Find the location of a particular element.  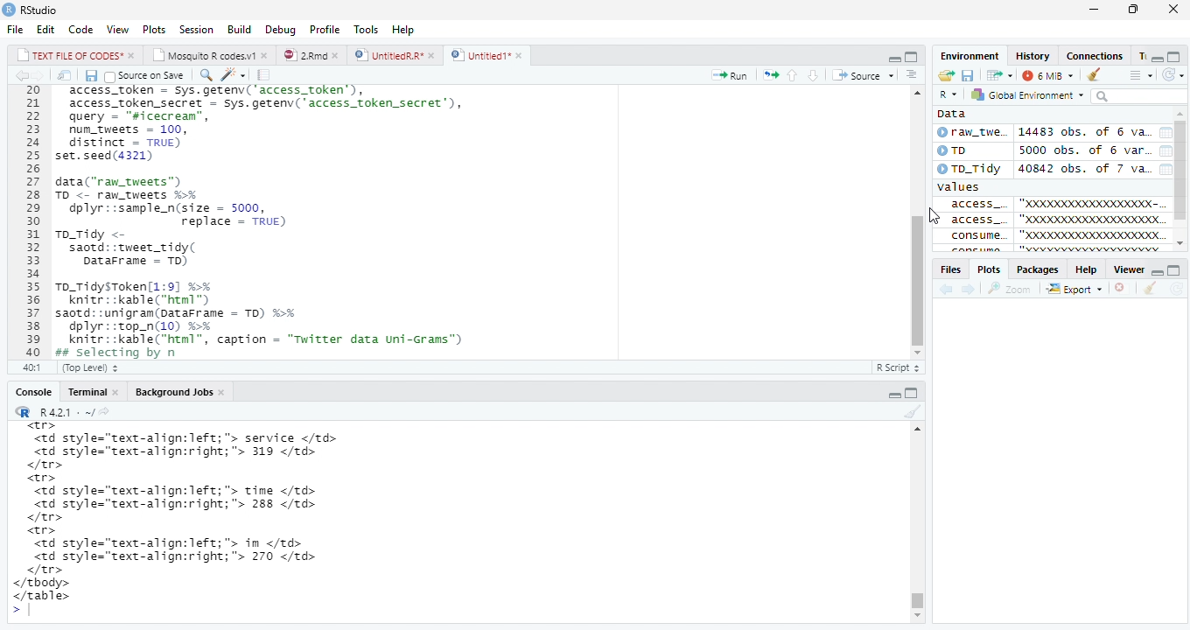

Scrollbar is located at coordinates (919, 528).